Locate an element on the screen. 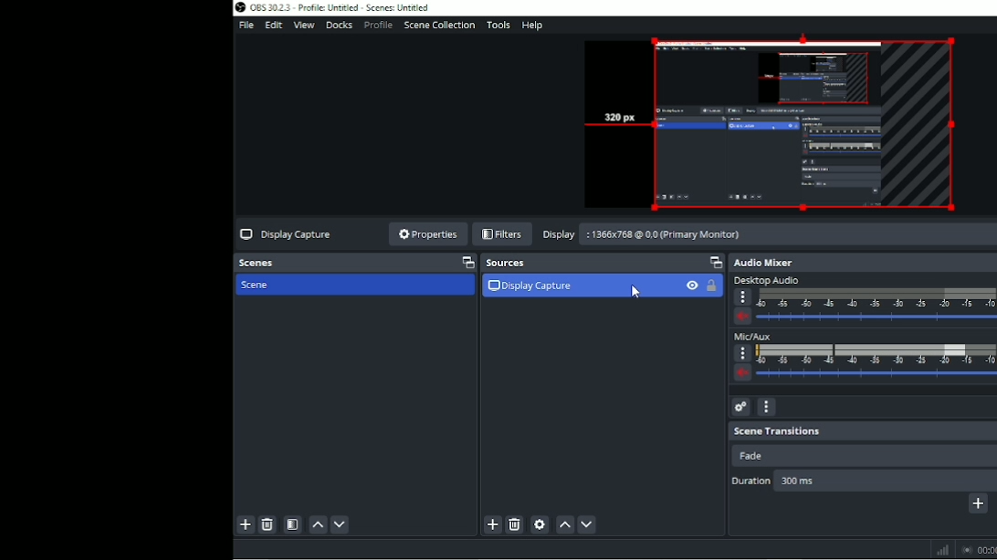 Image resolution: width=997 pixels, height=560 pixels. 320 px is located at coordinates (613, 121).